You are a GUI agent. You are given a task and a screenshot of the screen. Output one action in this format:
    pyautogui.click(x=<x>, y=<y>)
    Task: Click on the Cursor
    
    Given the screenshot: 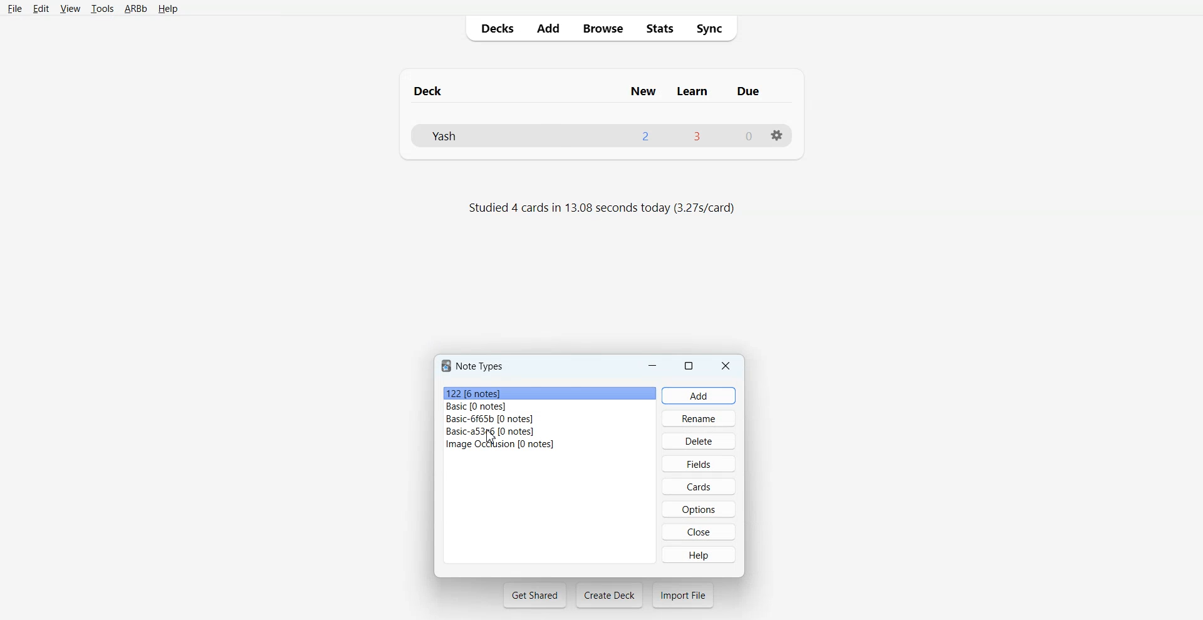 What is the action you would take?
    pyautogui.click(x=491, y=437)
    